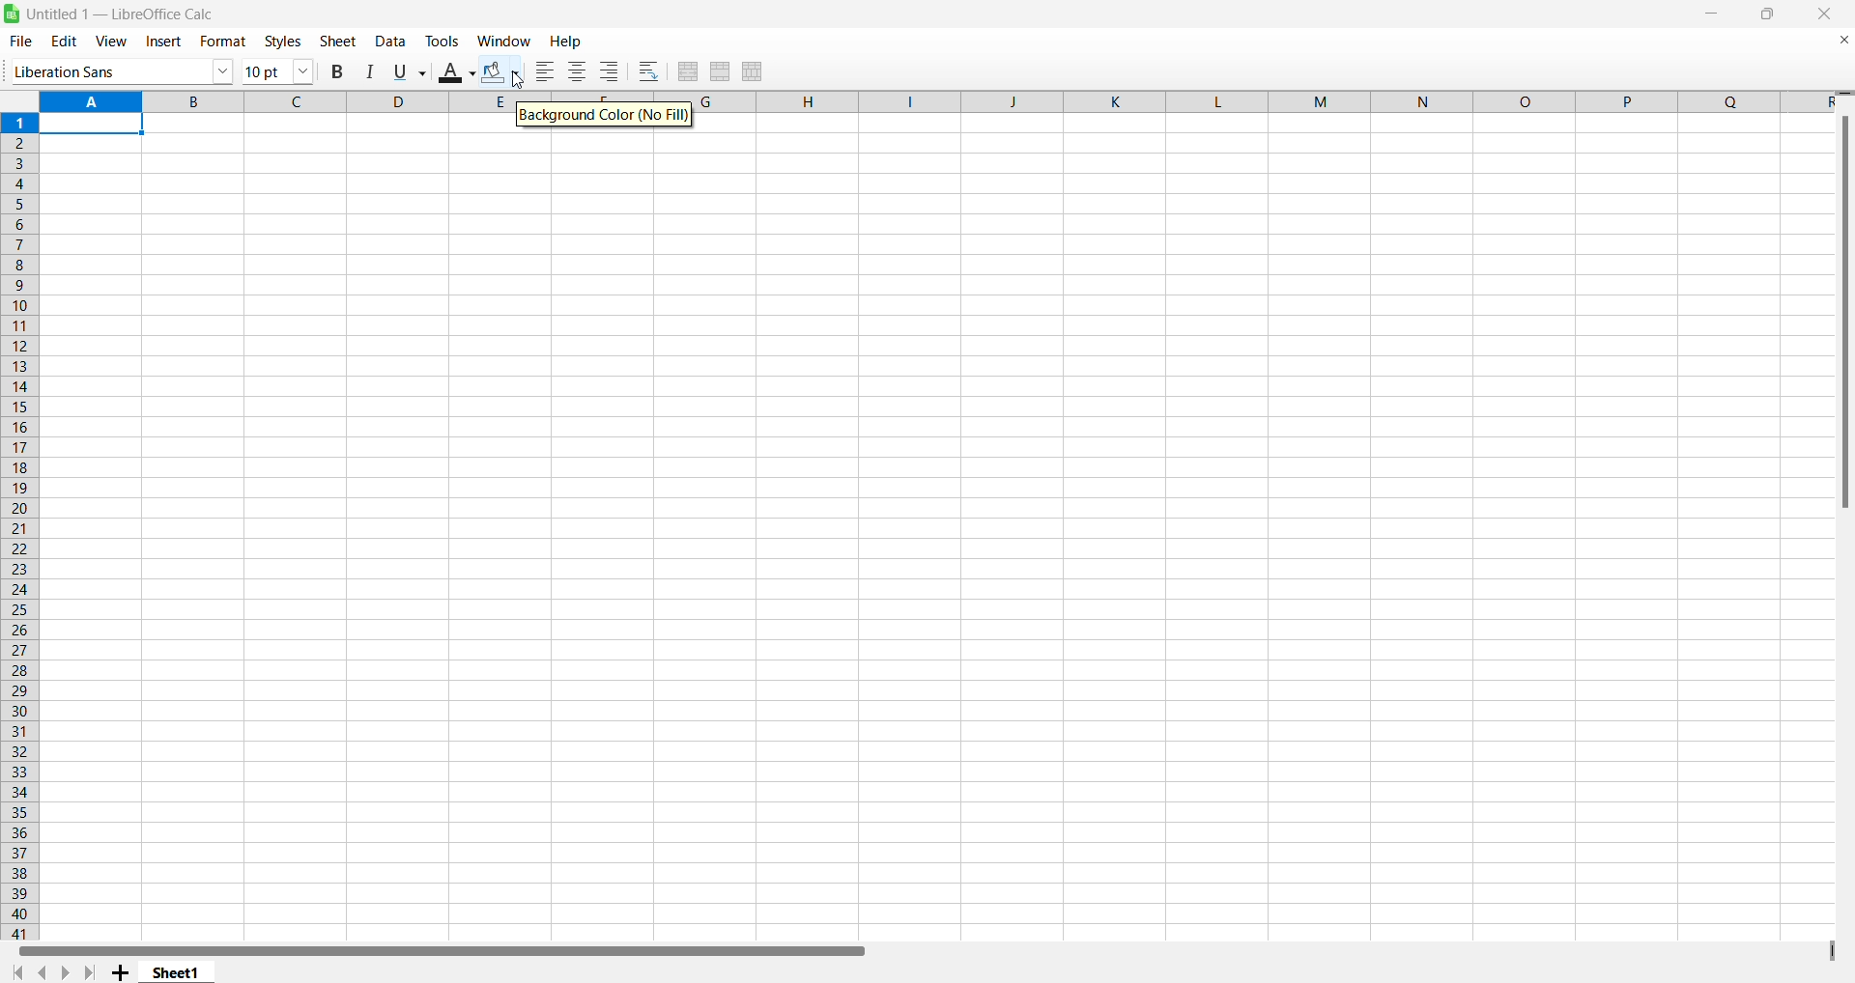  Describe the element at coordinates (48, 970) in the screenshot. I see `previous` at that location.